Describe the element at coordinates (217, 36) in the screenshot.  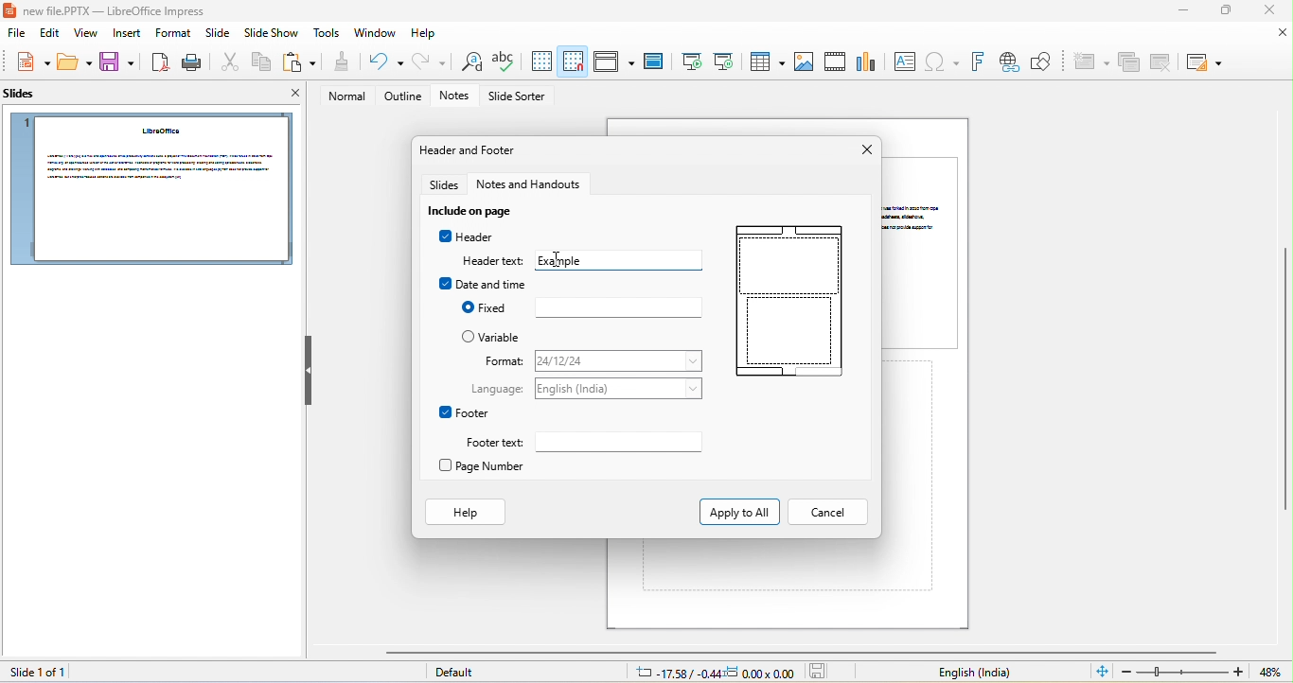
I see `slide` at that location.